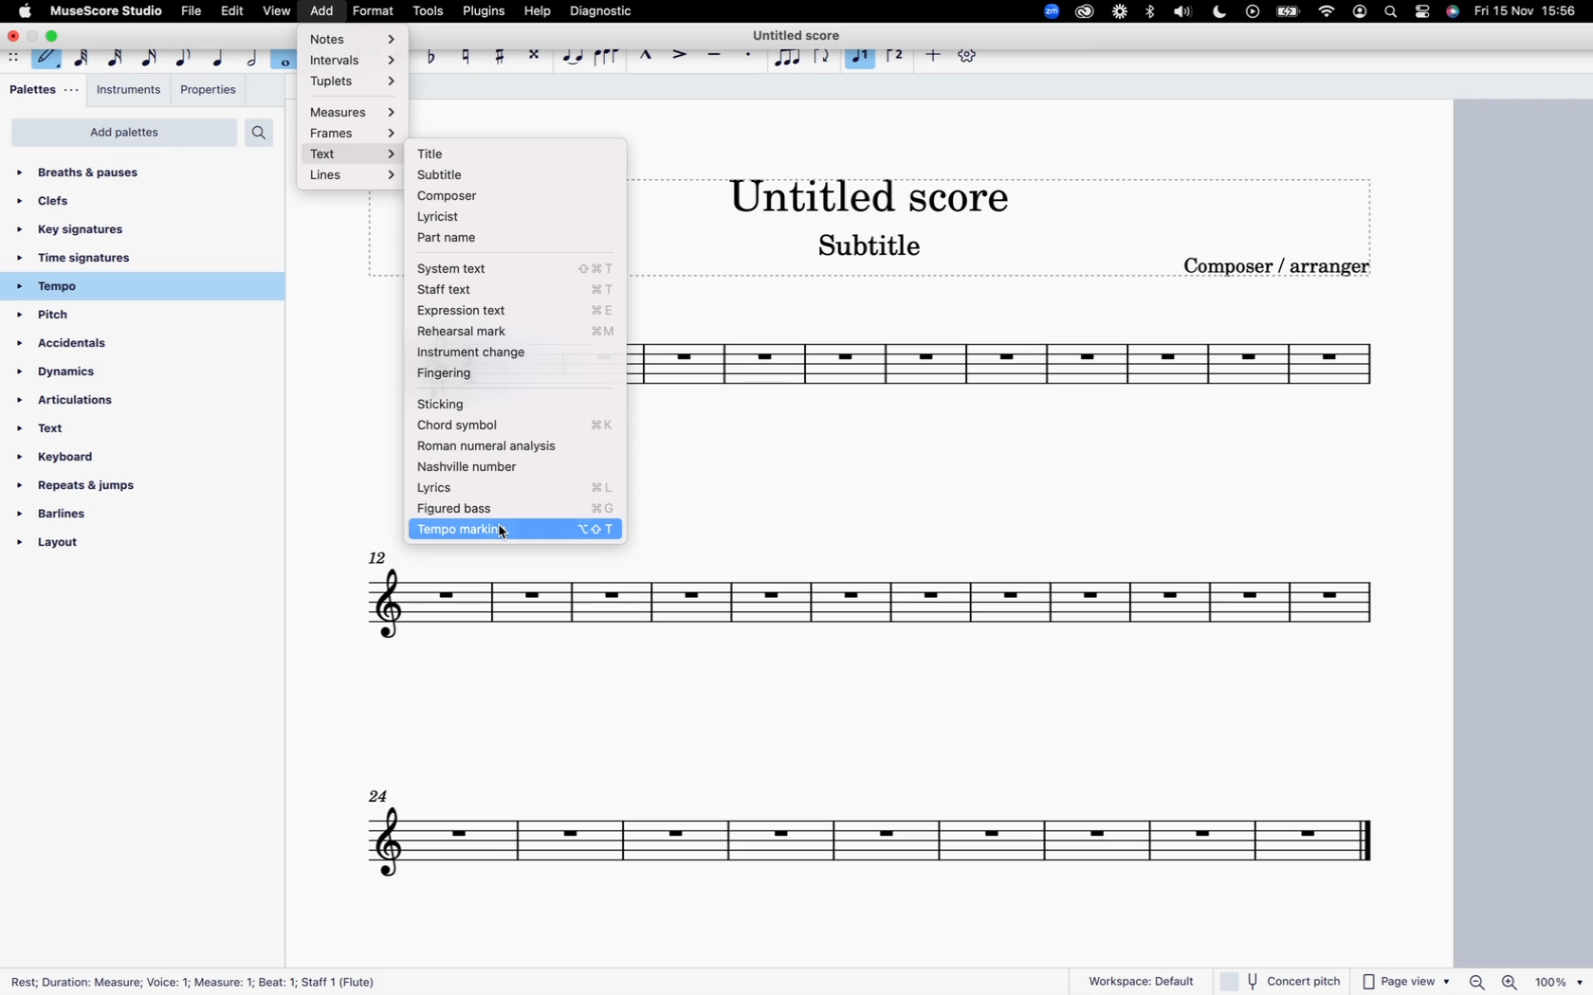 The height and width of the screenshot is (995, 1593). Describe the element at coordinates (125, 231) in the screenshot. I see `key signatures` at that location.